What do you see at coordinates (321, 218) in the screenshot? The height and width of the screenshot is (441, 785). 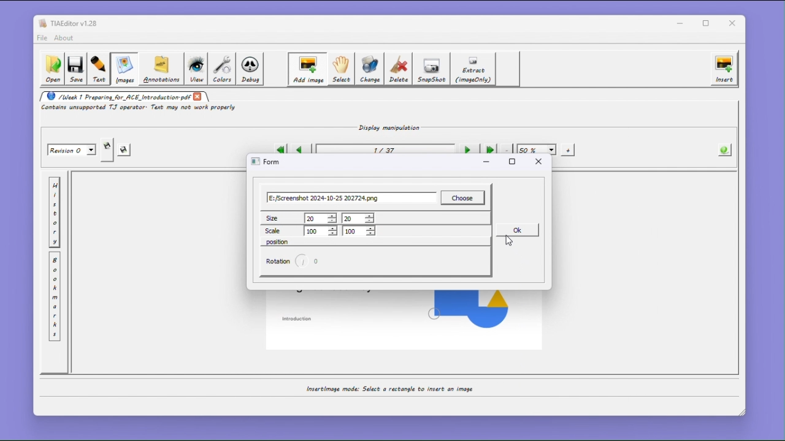 I see `20` at bounding box center [321, 218].